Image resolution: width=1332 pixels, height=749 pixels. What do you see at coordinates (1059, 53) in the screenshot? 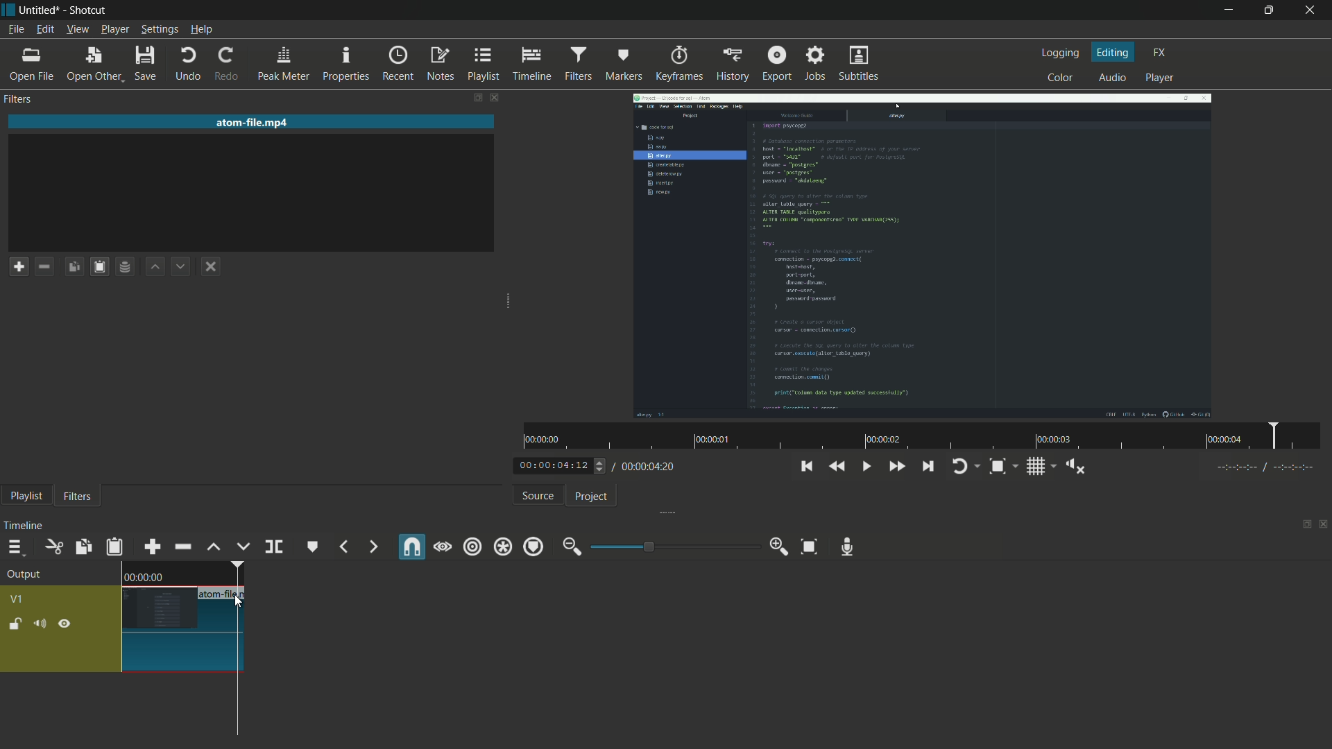
I see `logging` at bounding box center [1059, 53].